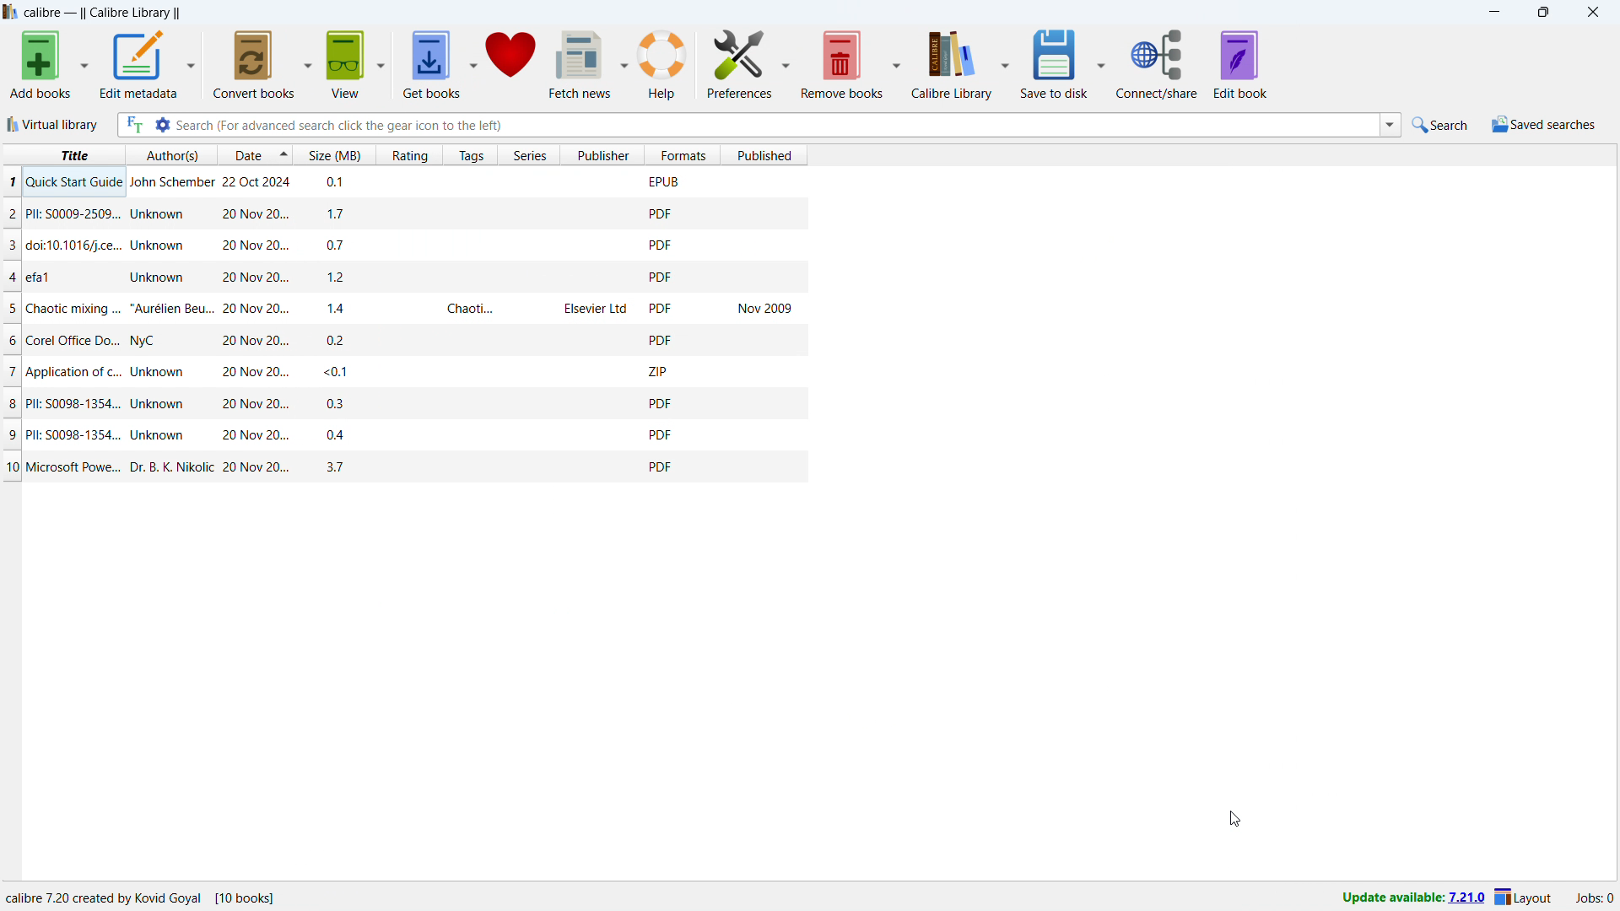  What do you see at coordinates (1055, 62) in the screenshot?
I see `save to disk` at bounding box center [1055, 62].